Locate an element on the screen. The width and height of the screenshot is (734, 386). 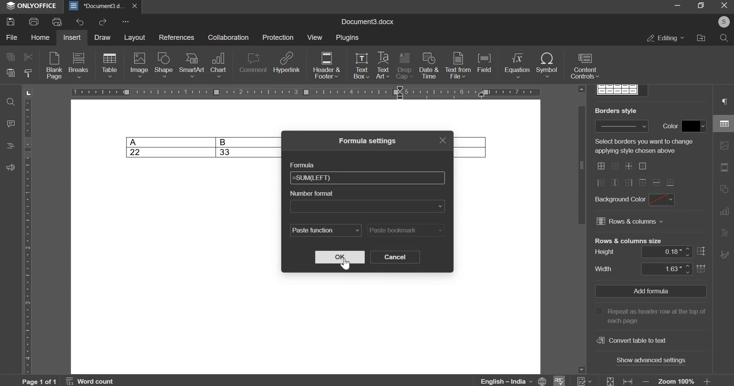
cursor is located at coordinates (345, 265).